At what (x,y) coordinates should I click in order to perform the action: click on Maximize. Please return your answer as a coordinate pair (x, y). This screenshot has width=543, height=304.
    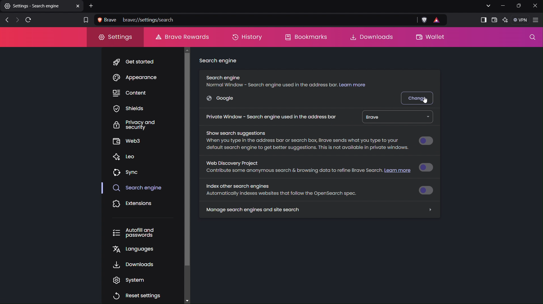
    Looking at the image, I should click on (519, 6).